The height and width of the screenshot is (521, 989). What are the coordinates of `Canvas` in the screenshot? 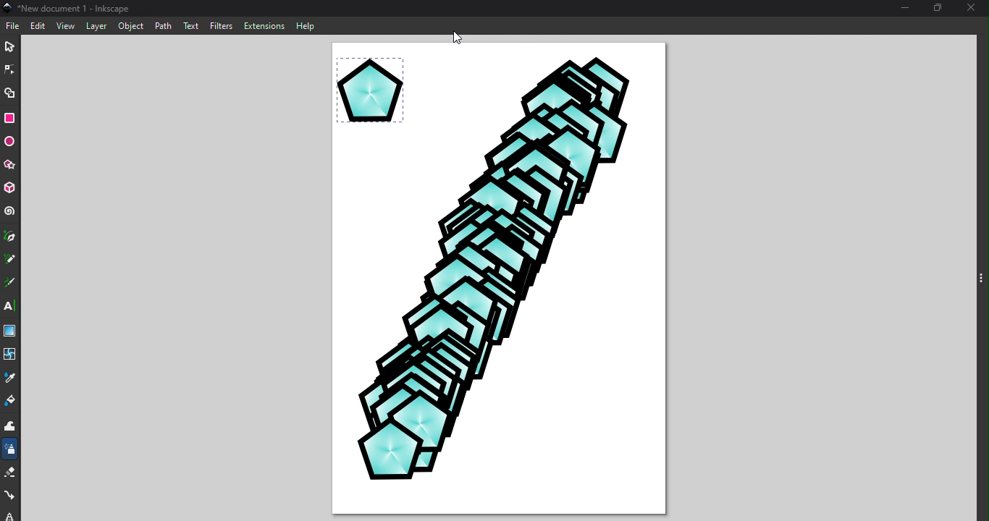 It's located at (499, 279).